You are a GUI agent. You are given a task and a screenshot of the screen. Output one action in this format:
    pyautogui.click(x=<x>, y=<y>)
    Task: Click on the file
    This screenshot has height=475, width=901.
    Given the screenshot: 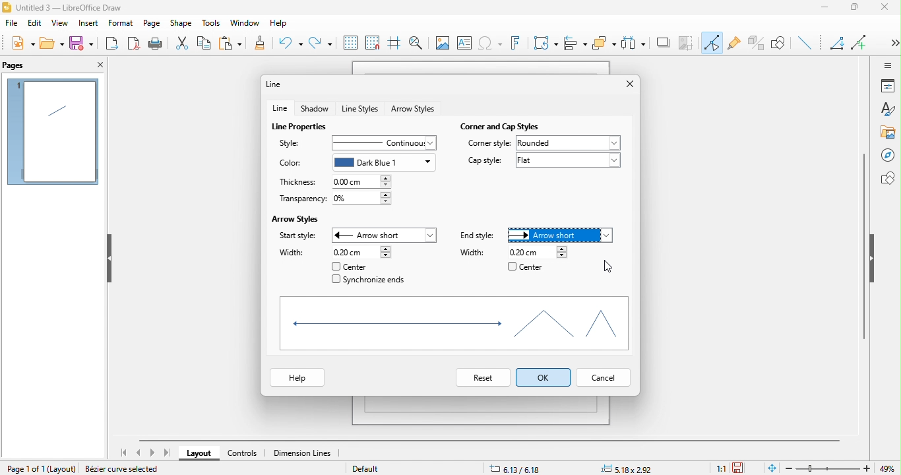 What is the action you would take?
    pyautogui.click(x=14, y=25)
    